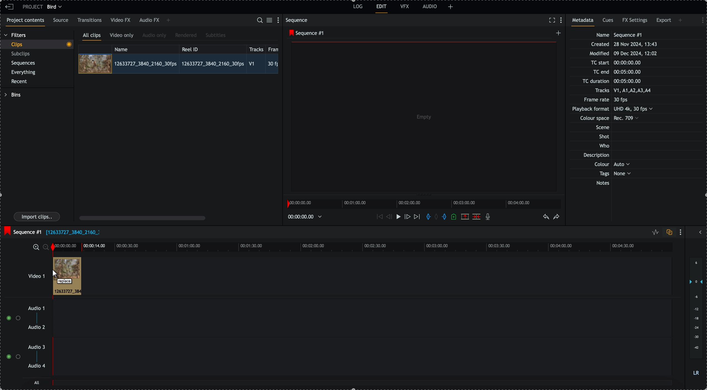  I want to click on fullscreen, so click(552, 20).